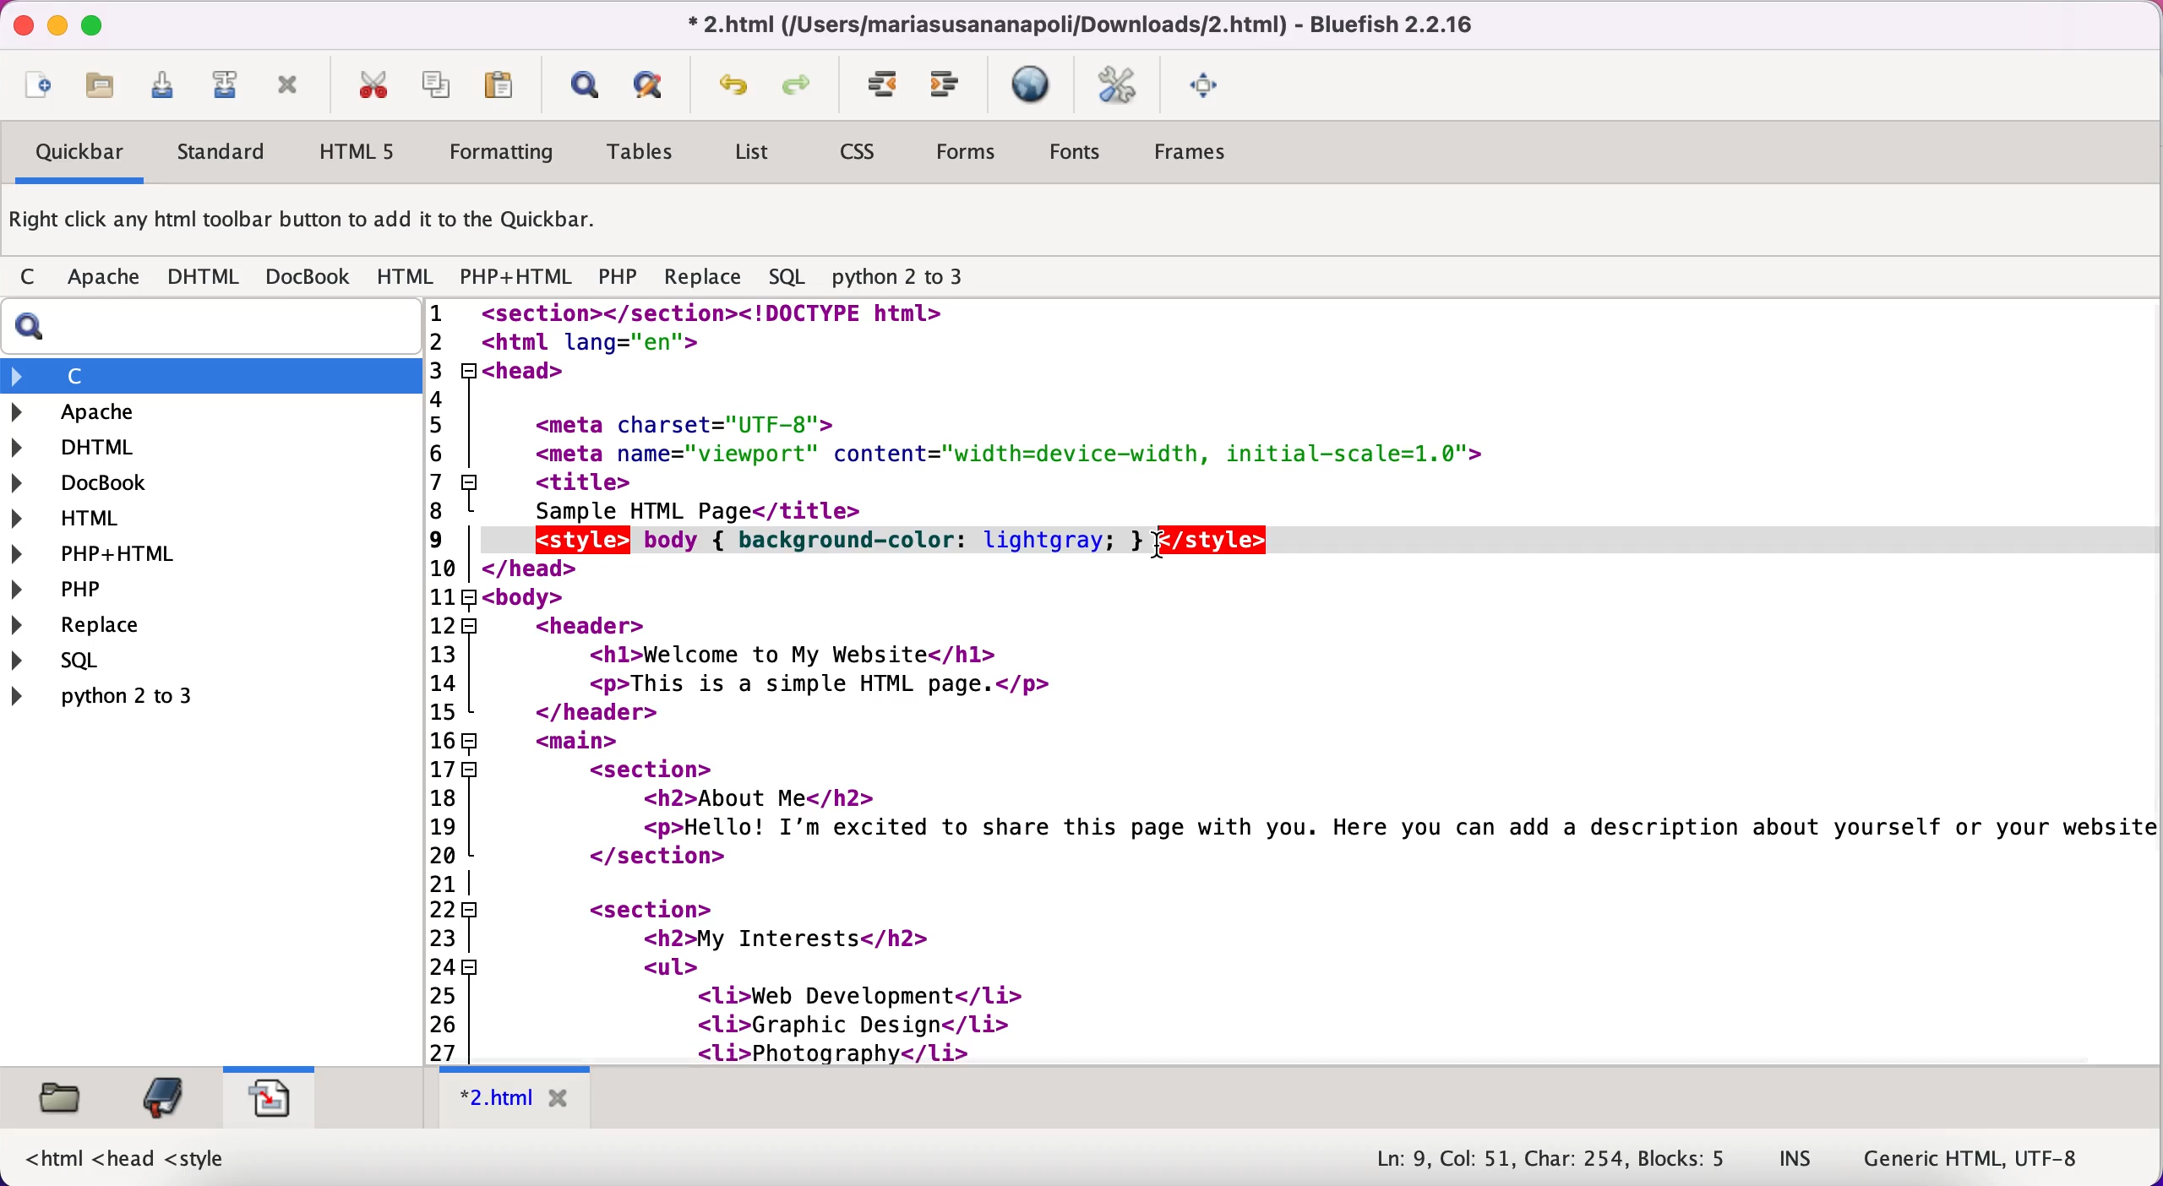 Image resolution: width=2163 pixels, height=1186 pixels. What do you see at coordinates (802, 88) in the screenshot?
I see `redo` at bounding box center [802, 88].